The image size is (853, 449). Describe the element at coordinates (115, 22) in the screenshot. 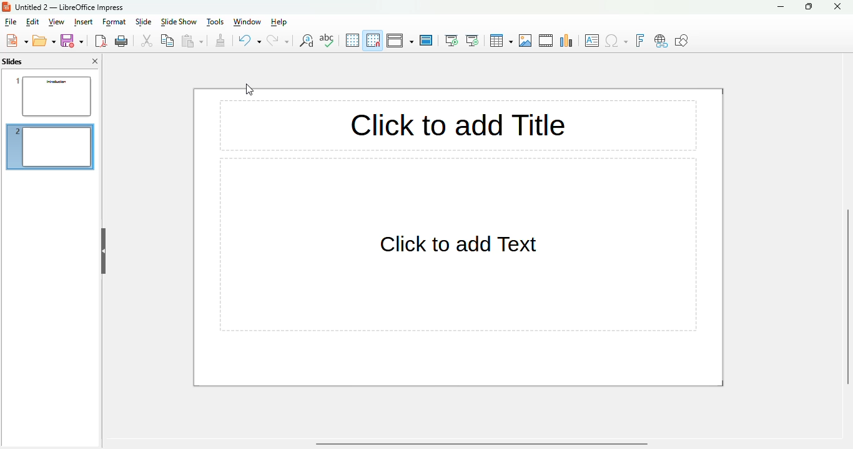

I see `format` at that location.